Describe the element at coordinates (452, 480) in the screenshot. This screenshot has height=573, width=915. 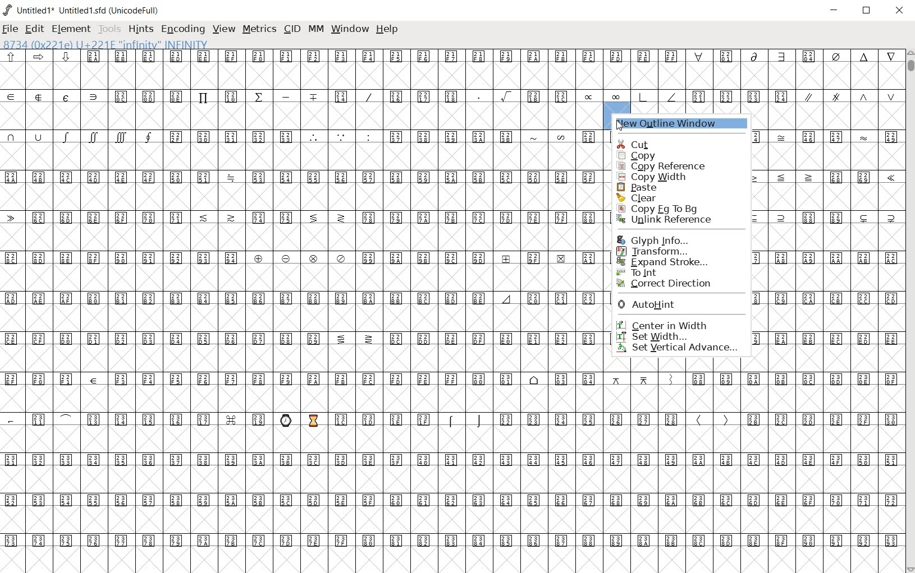
I see `empty glyph slots` at that location.